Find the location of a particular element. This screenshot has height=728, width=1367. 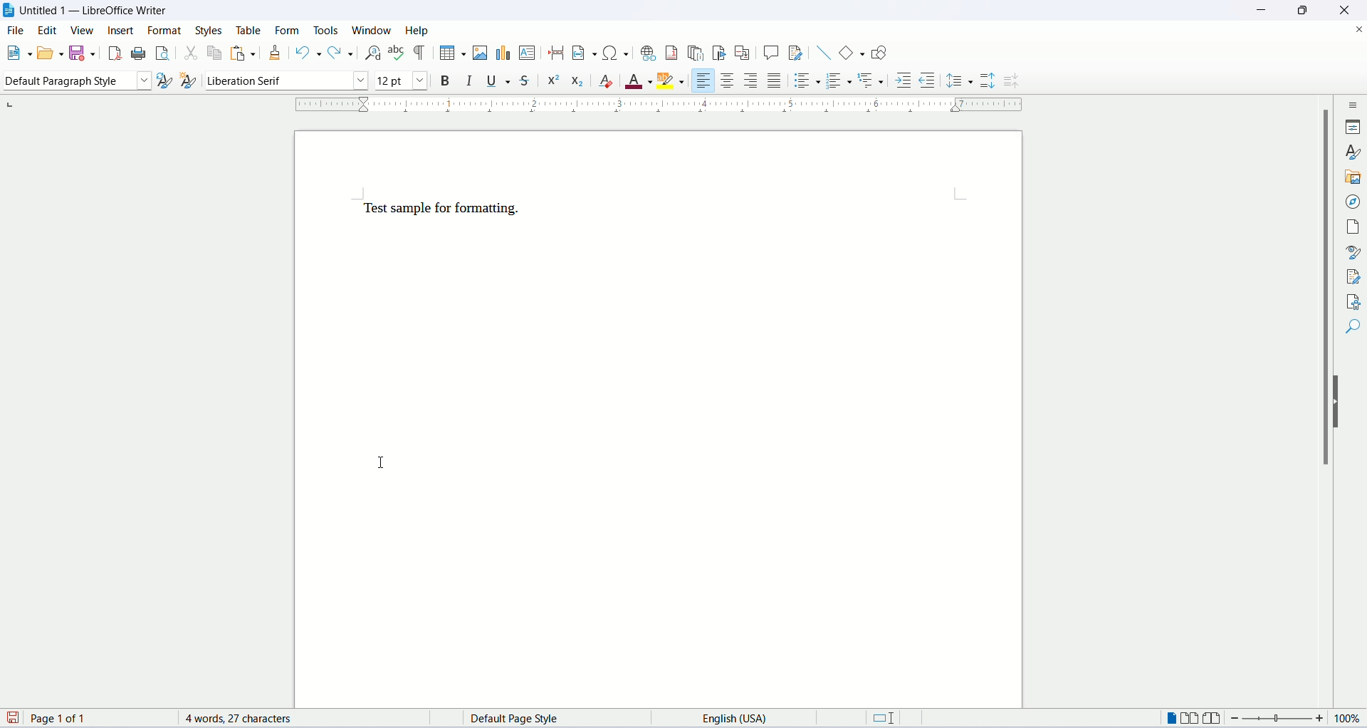

mark formatting is located at coordinates (421, 53).